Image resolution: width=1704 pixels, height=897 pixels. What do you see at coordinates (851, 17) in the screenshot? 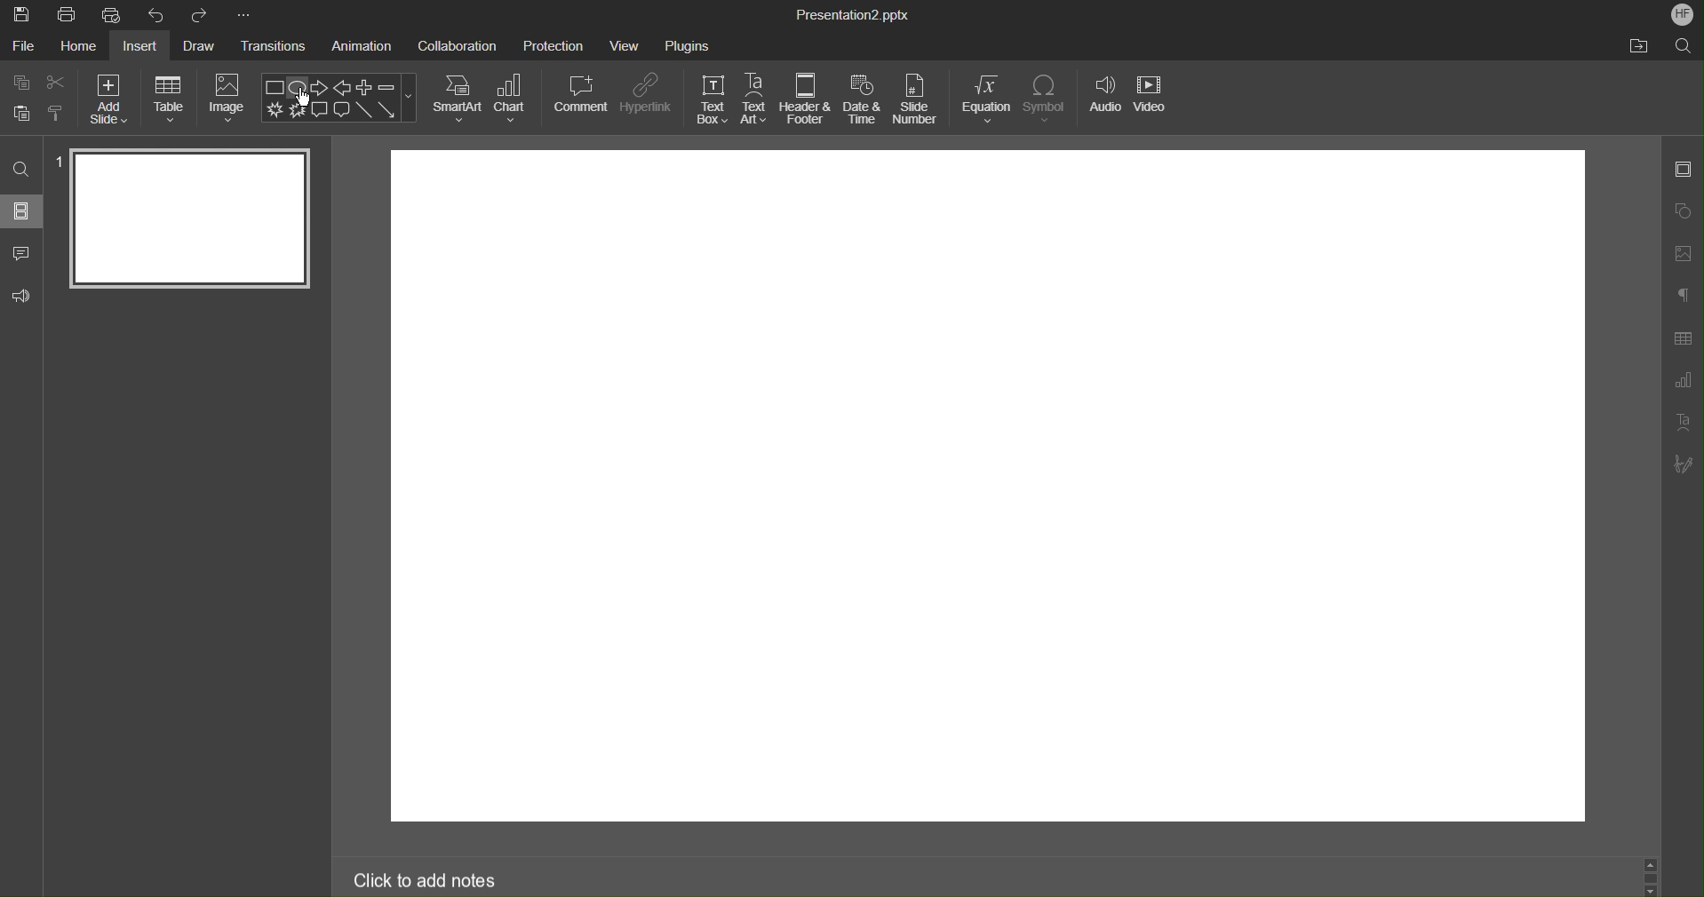
I see `Presentation2` at bounding box center [851, 17].